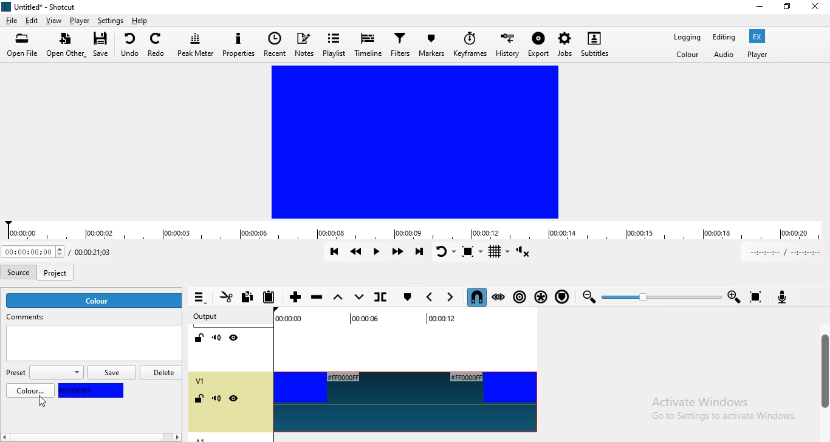  I want to click on Paste , so click(272, 297).